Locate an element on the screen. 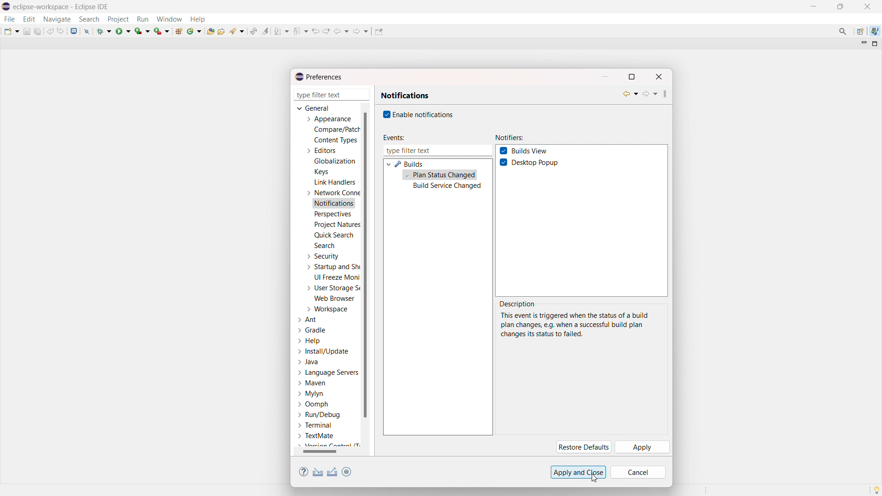 This screenshot has height=496, width=882. workspace is located at coordinates (327, 309).